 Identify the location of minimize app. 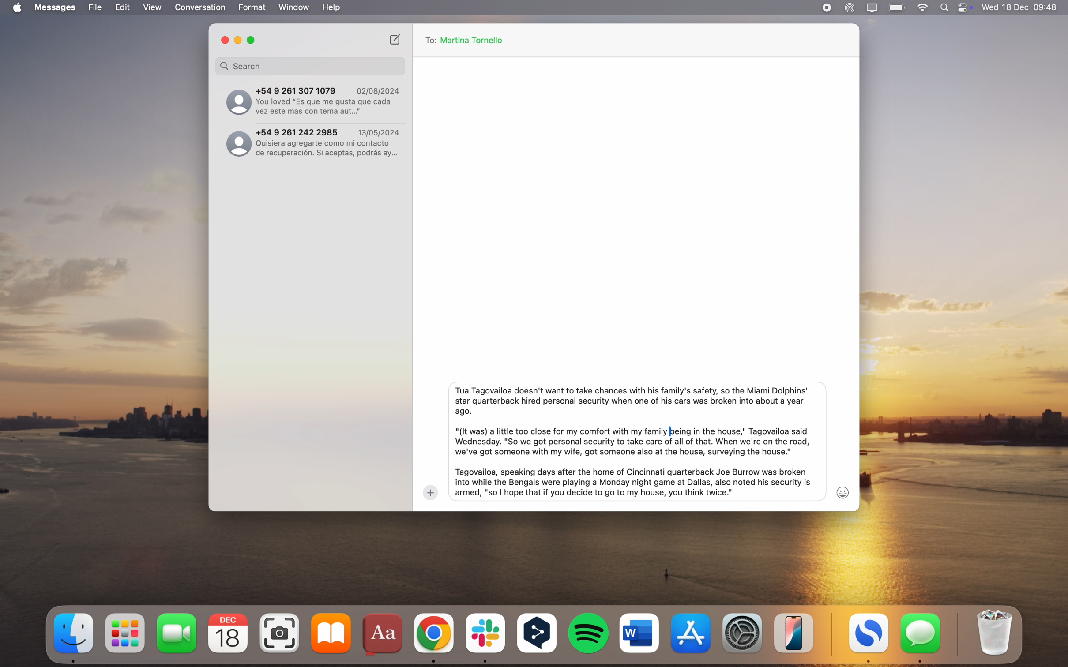
(238, 41).